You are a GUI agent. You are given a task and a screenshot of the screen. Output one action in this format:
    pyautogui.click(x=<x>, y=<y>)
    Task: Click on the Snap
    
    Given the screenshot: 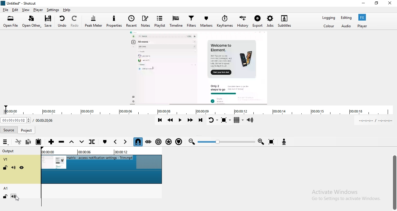 What is the action you would take?
    pyautogui.click(x=138, y=142)
    